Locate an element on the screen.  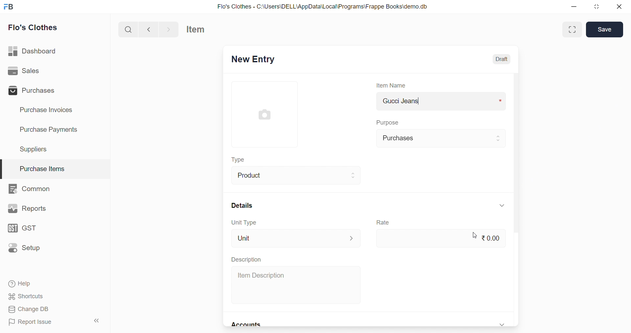
cursor is located at coordinates (474, 233).